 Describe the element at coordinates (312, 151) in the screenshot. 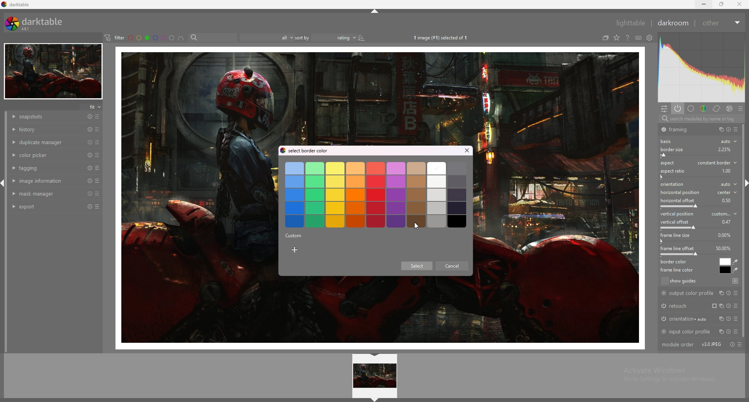

I see `select border color` at that location.